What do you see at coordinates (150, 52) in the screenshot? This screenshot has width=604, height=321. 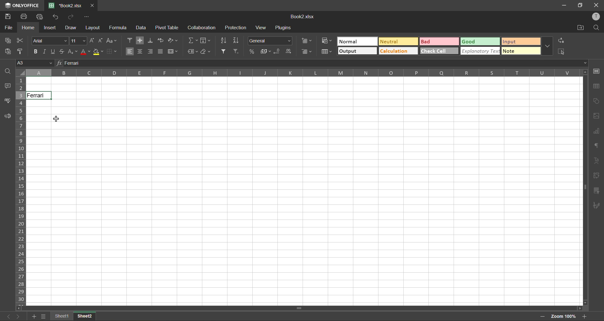 I see `align right` at bounding box center [150, 52].